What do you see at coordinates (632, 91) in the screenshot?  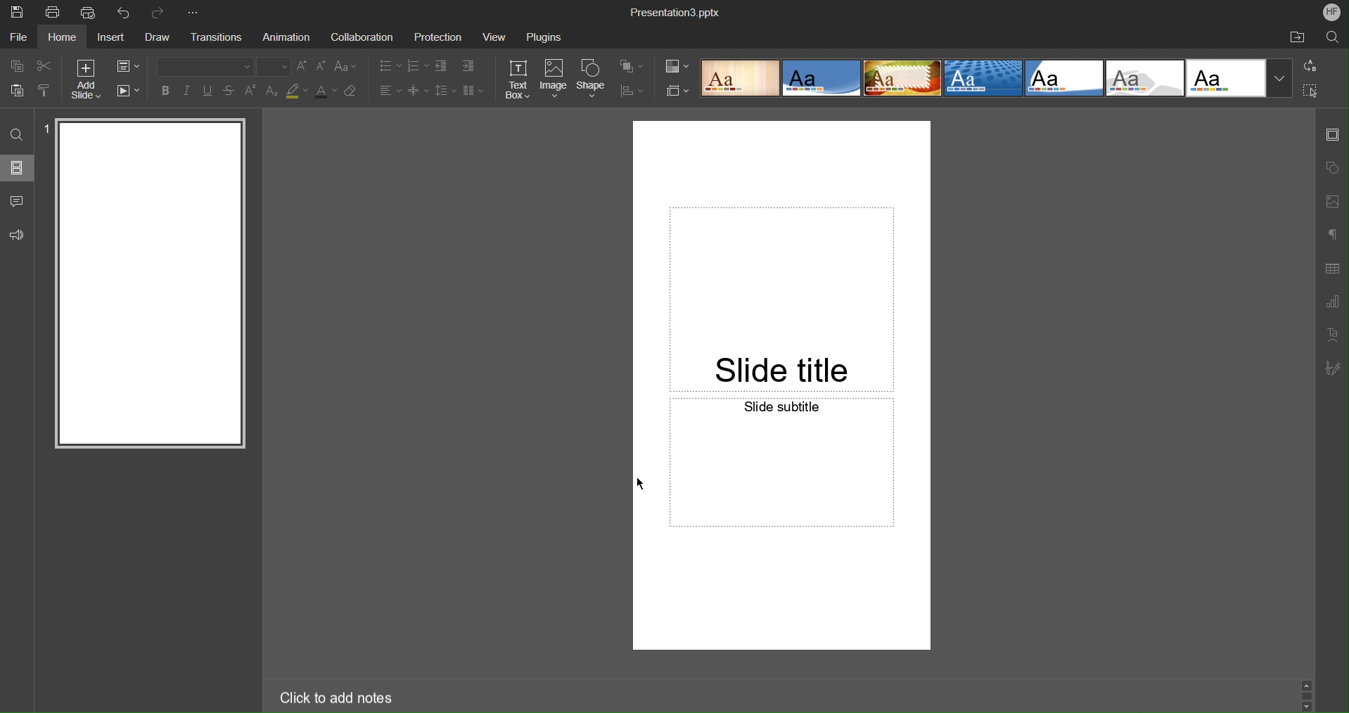 I see `Align` at bounding box center [632, 91].